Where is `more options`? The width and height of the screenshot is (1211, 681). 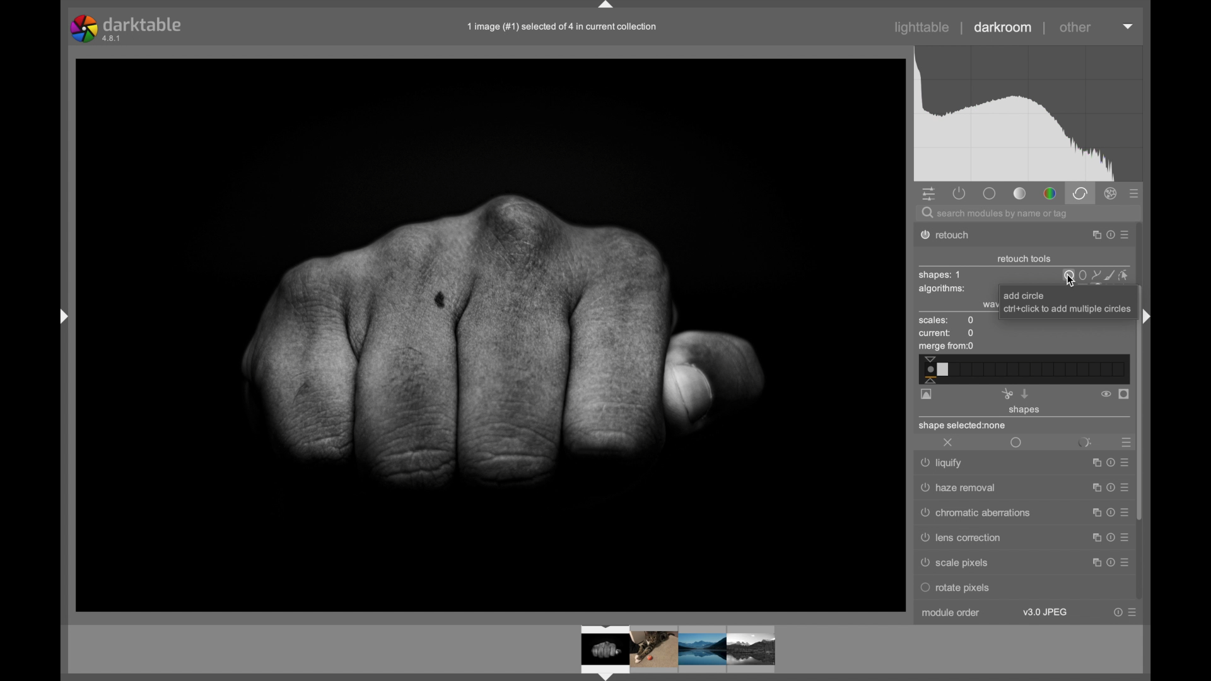 more options is located at coordinates (1125, 537).